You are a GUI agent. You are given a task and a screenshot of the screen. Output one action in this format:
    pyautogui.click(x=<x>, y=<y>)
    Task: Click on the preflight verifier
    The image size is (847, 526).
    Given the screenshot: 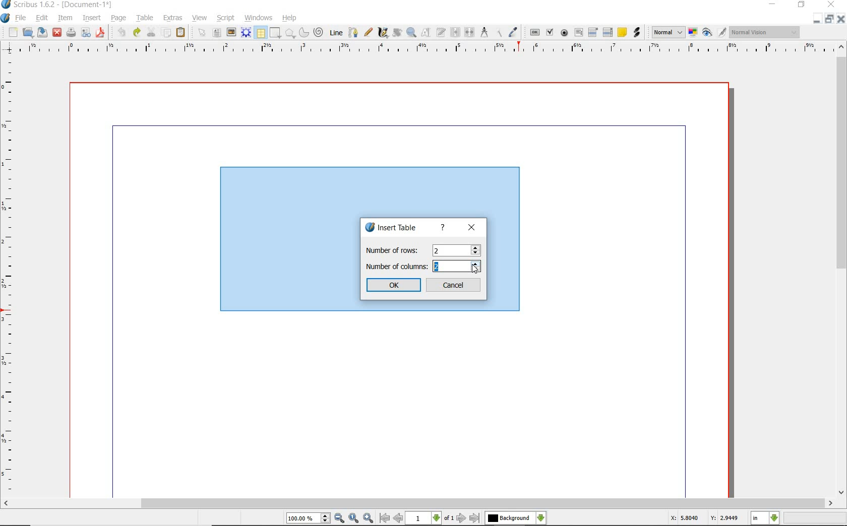 What is the action you would take?
    pyautogui.click(x=86, y=33)
    